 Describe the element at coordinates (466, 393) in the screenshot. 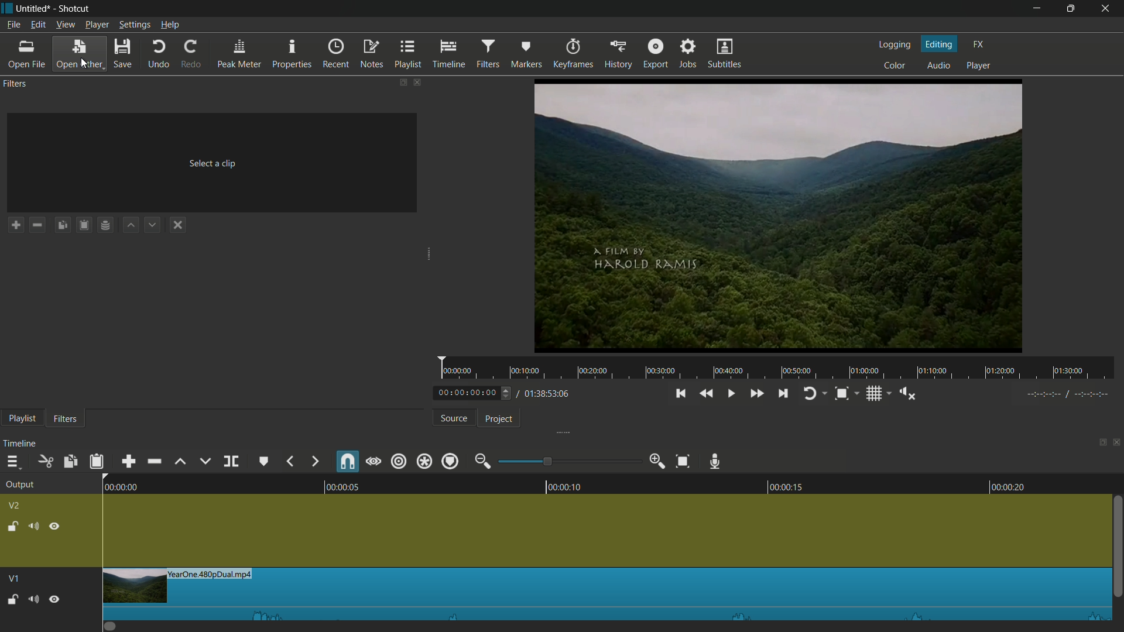

I see `current time` at that location.